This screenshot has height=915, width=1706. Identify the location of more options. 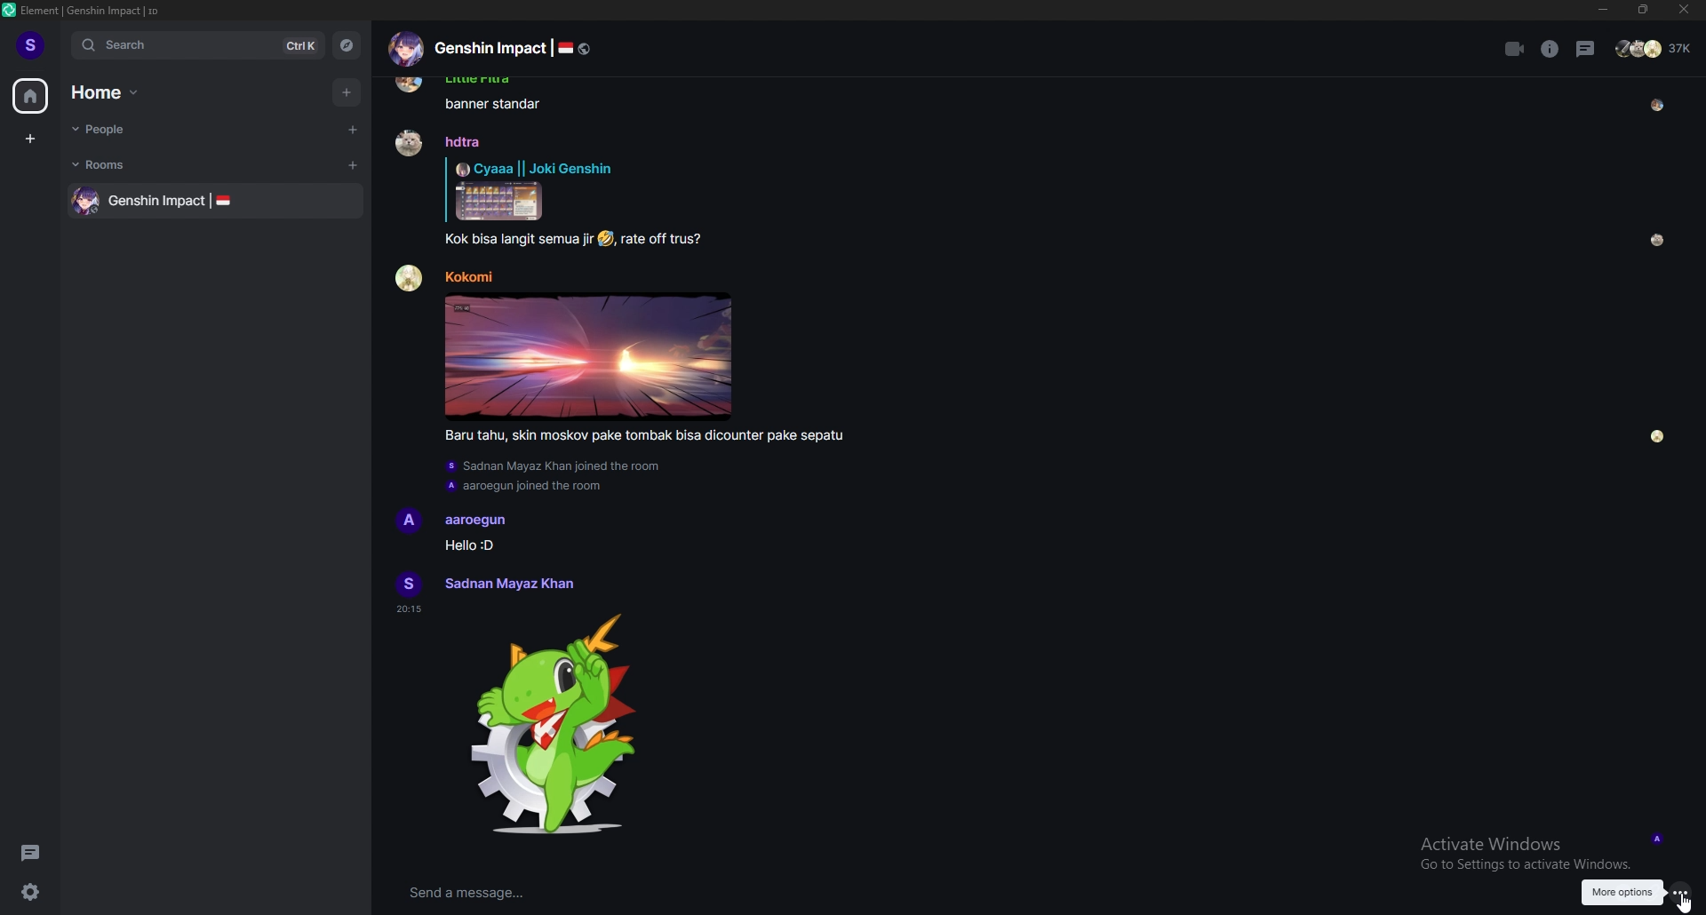
(1680, 893).